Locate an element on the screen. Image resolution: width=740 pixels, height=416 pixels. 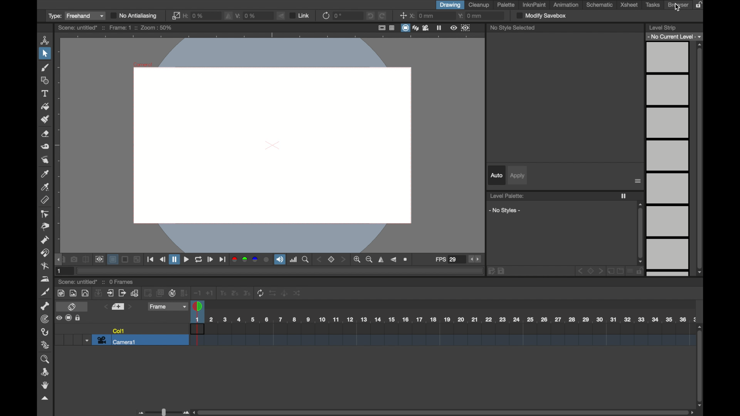
scroll box is located at coordinates (443, 412).